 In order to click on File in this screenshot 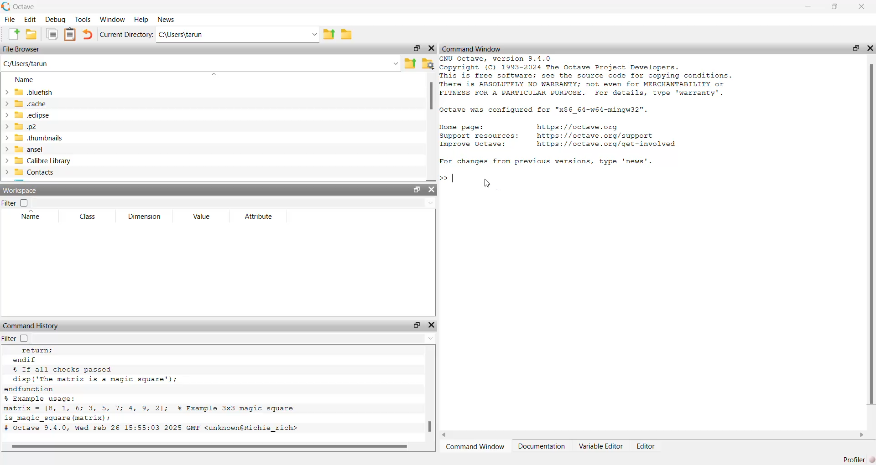, I will do `click(9, 19)`.